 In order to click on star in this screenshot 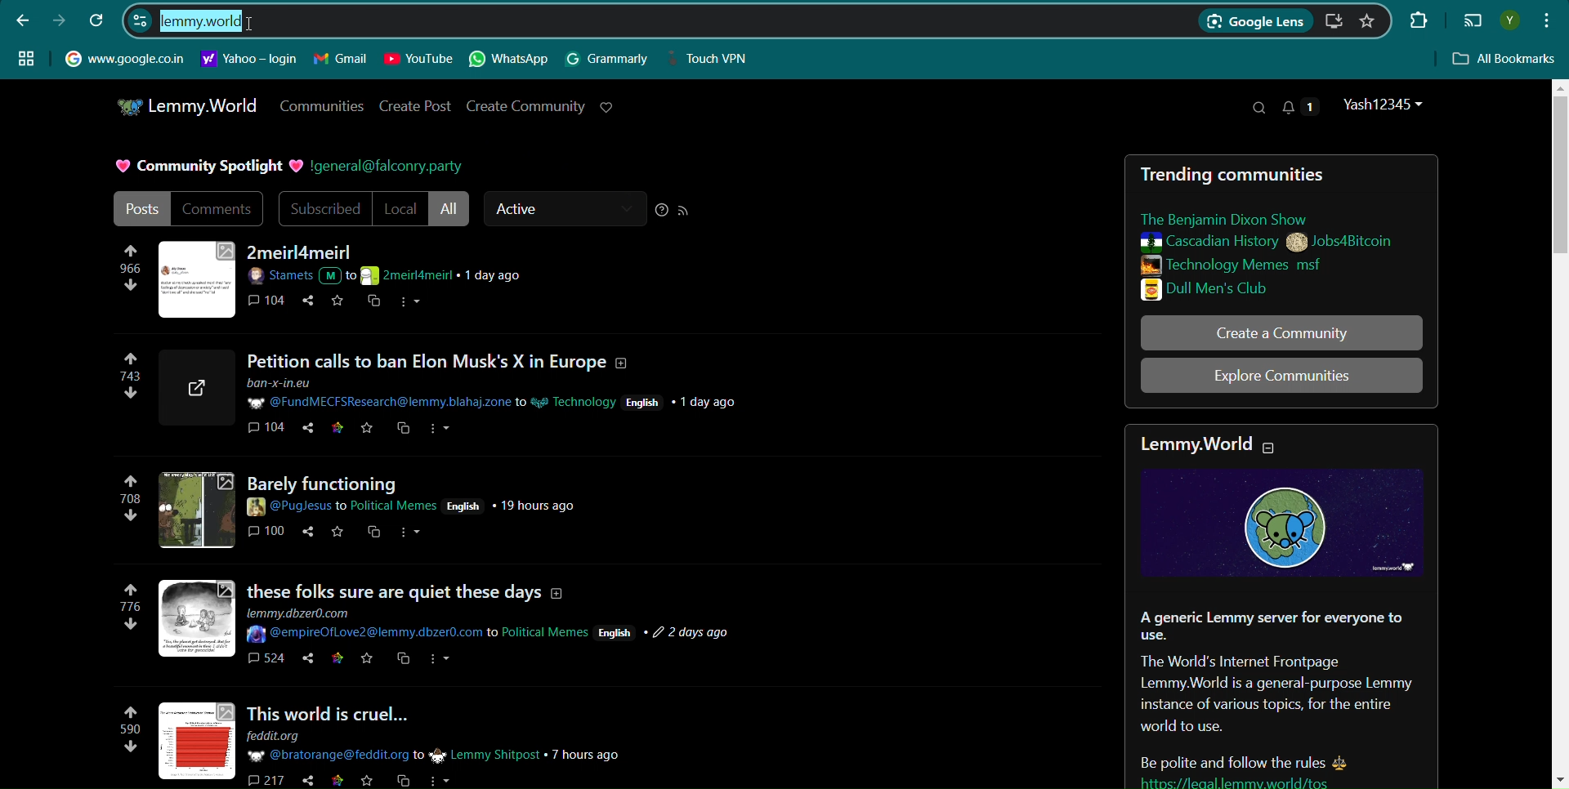, I will do `click(339, 430)`.